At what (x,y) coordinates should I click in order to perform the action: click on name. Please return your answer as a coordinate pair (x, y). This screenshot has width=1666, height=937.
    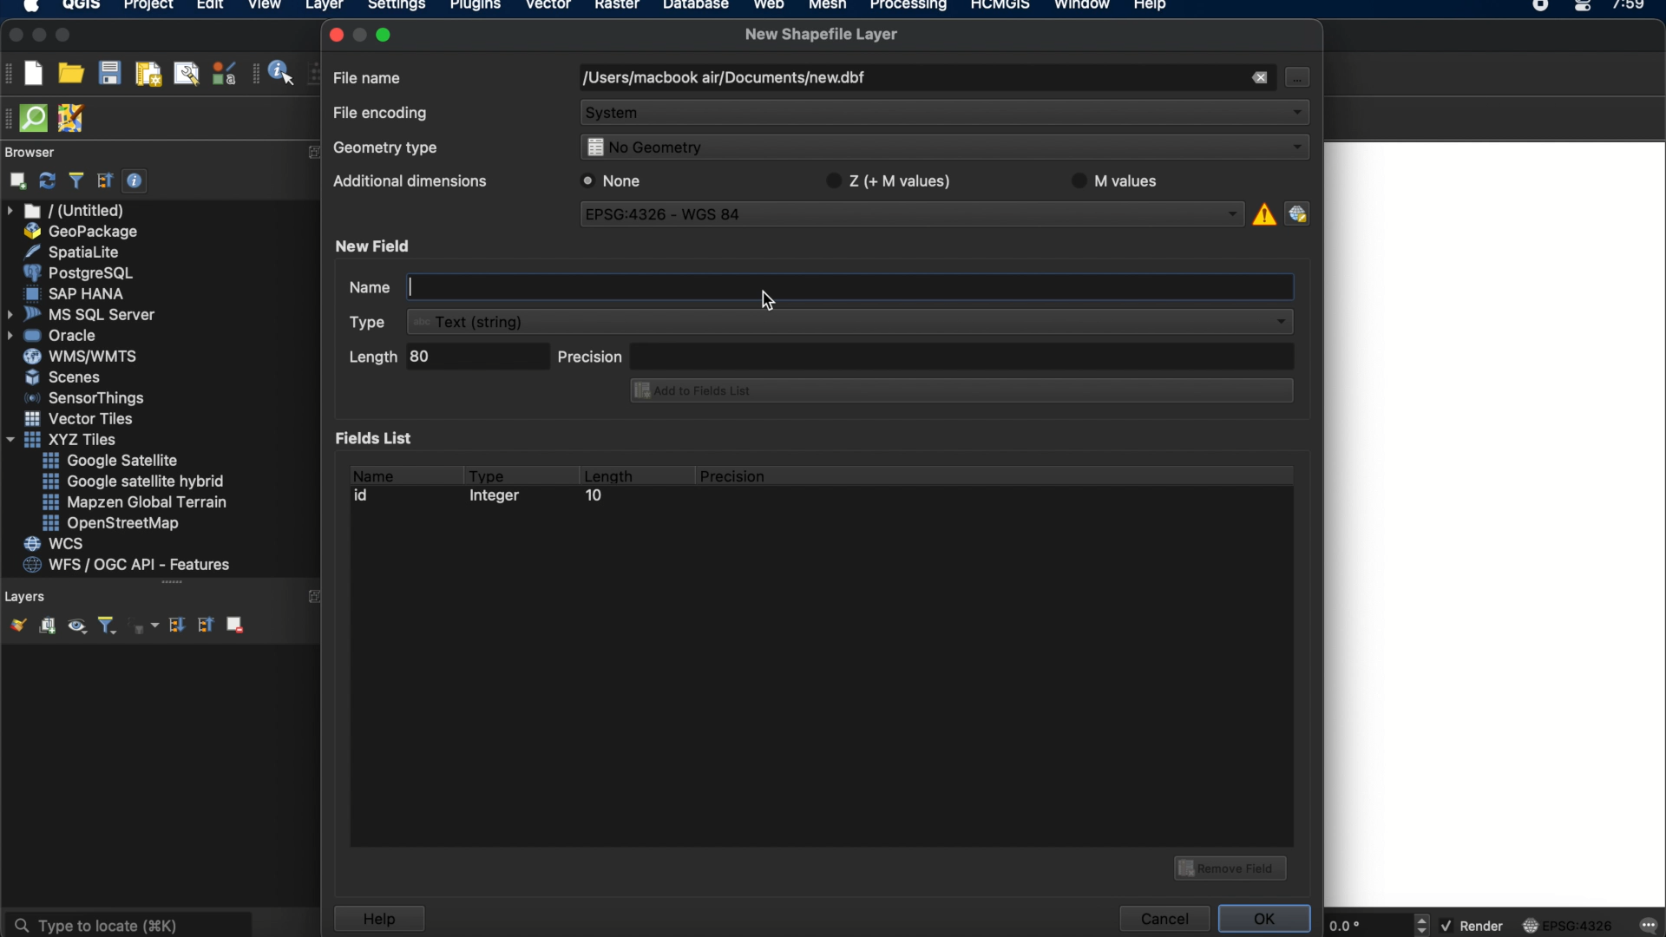
    Looking at the image, I should click on (371, 473).